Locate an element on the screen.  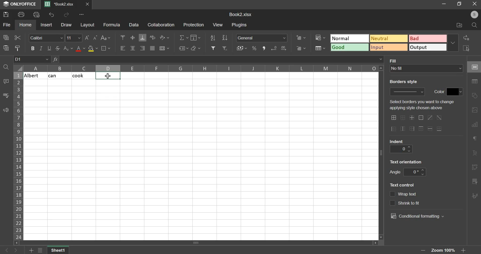
pivot table is located at coordinates (475, 168).